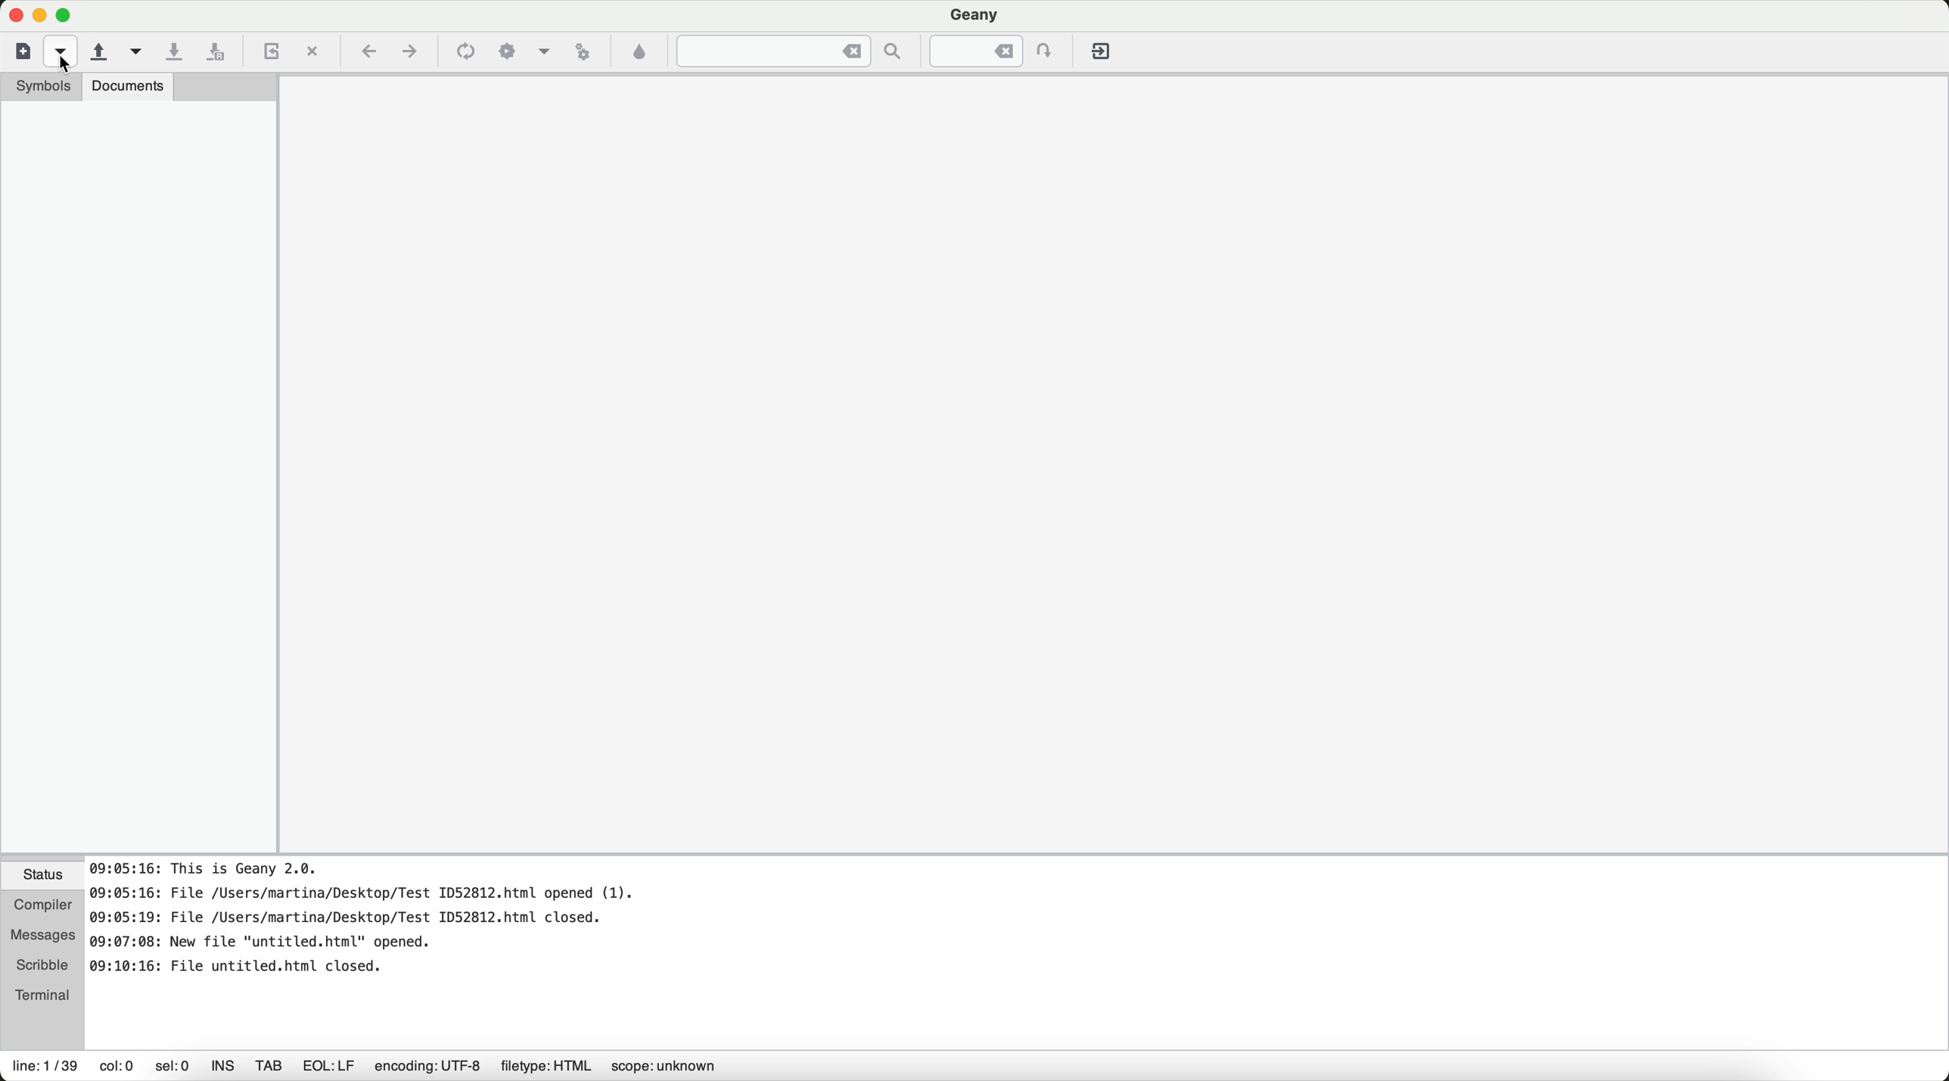 The height and width of the screenshot is (1081, 1949). Describe the element at coordinates (1101, 51) in the screenshot. I see `quit Geany` at that location.